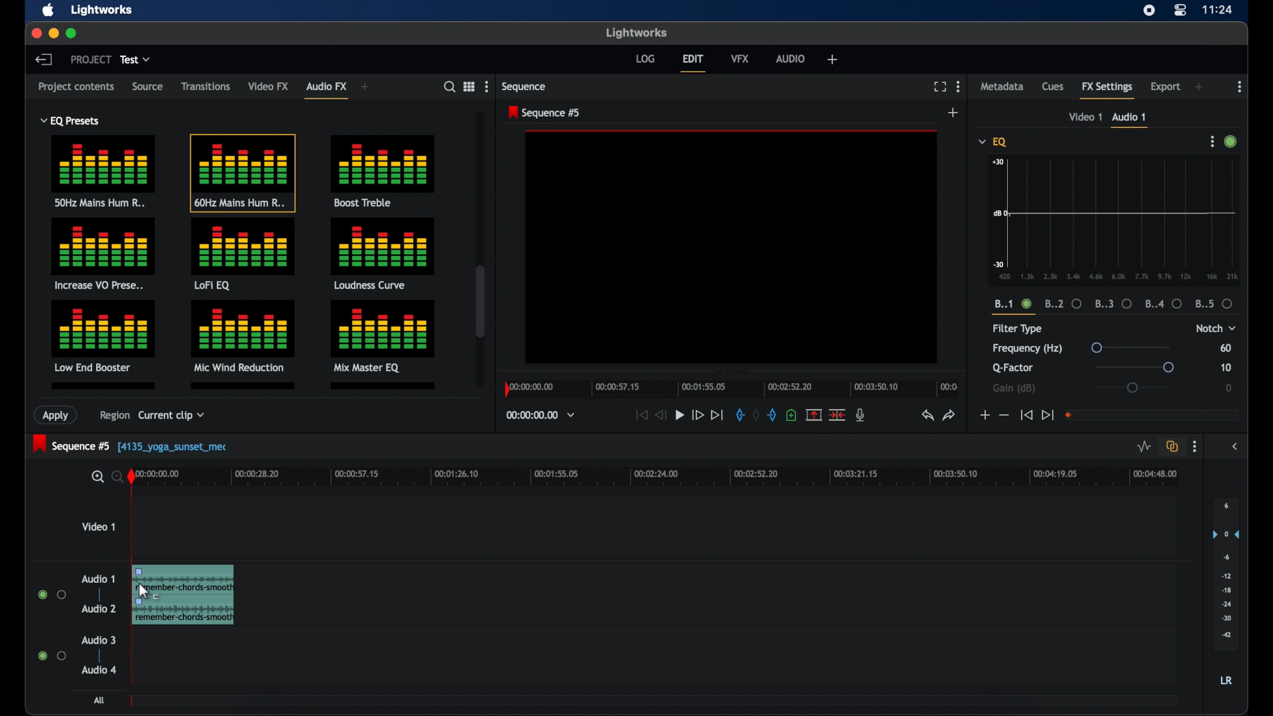 The height and width of the screenshot is (716, 1273). I want to click on more options, so click(1240, 87).